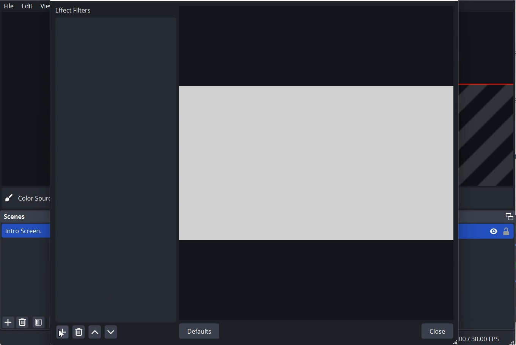 This screenshot has height=345, width=516. What do you see at coordinates (509, 216) in the screenshot?
I see `Maximize` at bounding box center [509, 216].